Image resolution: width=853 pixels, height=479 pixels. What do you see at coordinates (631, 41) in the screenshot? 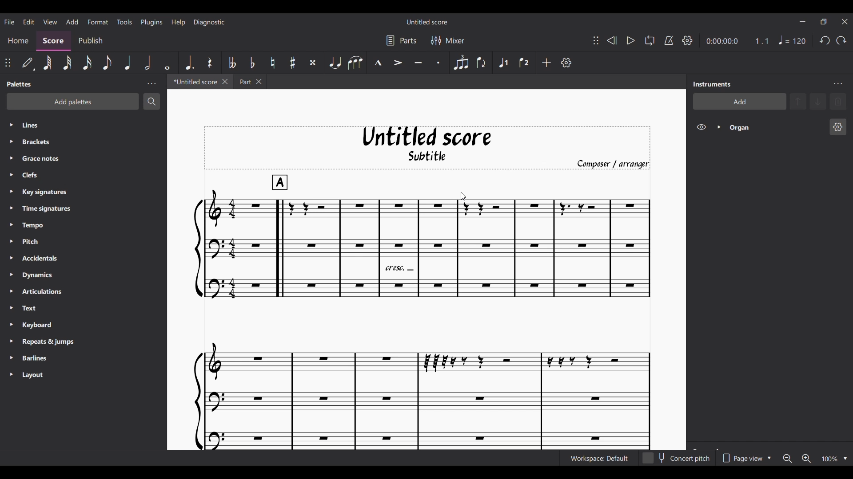
I see `Play` at bounding box center [631, 41].